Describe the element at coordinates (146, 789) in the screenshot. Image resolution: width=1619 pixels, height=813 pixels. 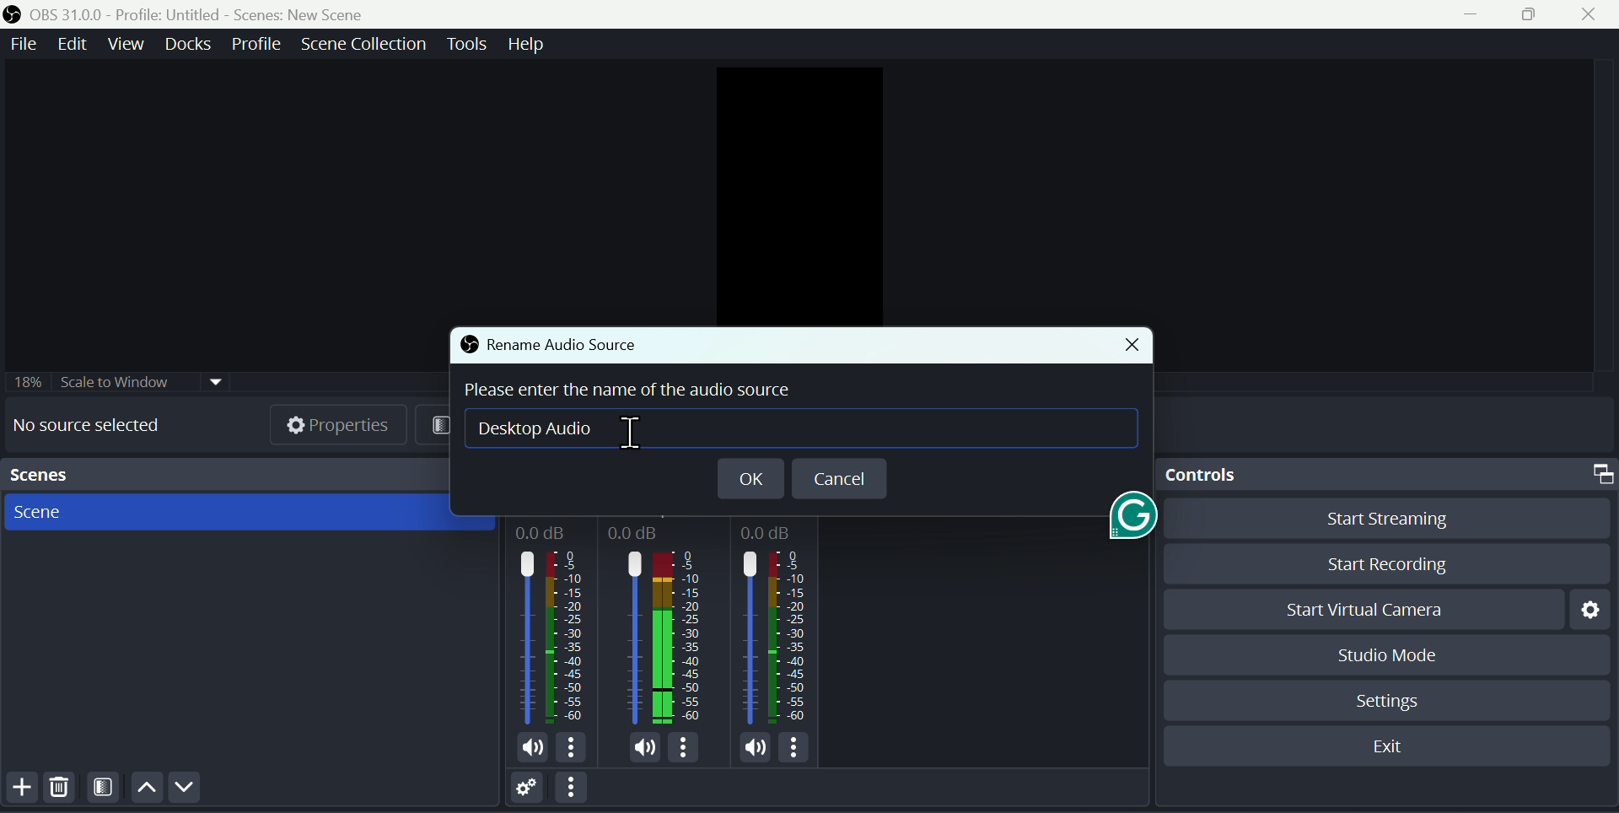
I see `Up` at that location.